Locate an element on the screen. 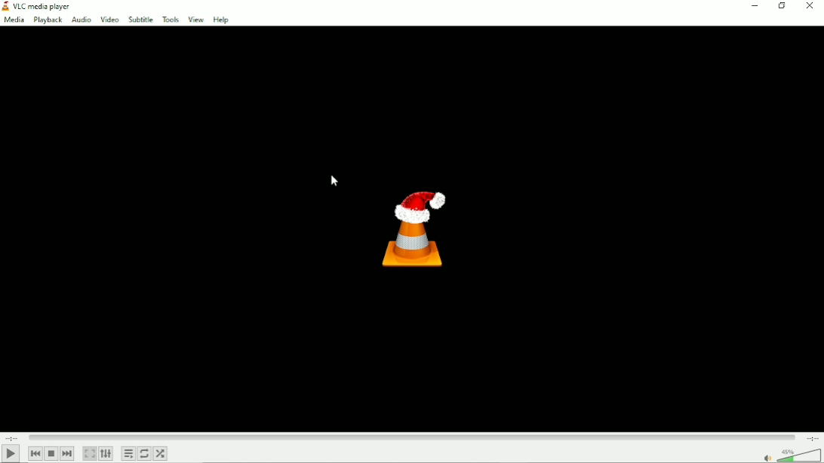 This screenshot has height=463, width=824. Audio is located at coordinates (80, 20).